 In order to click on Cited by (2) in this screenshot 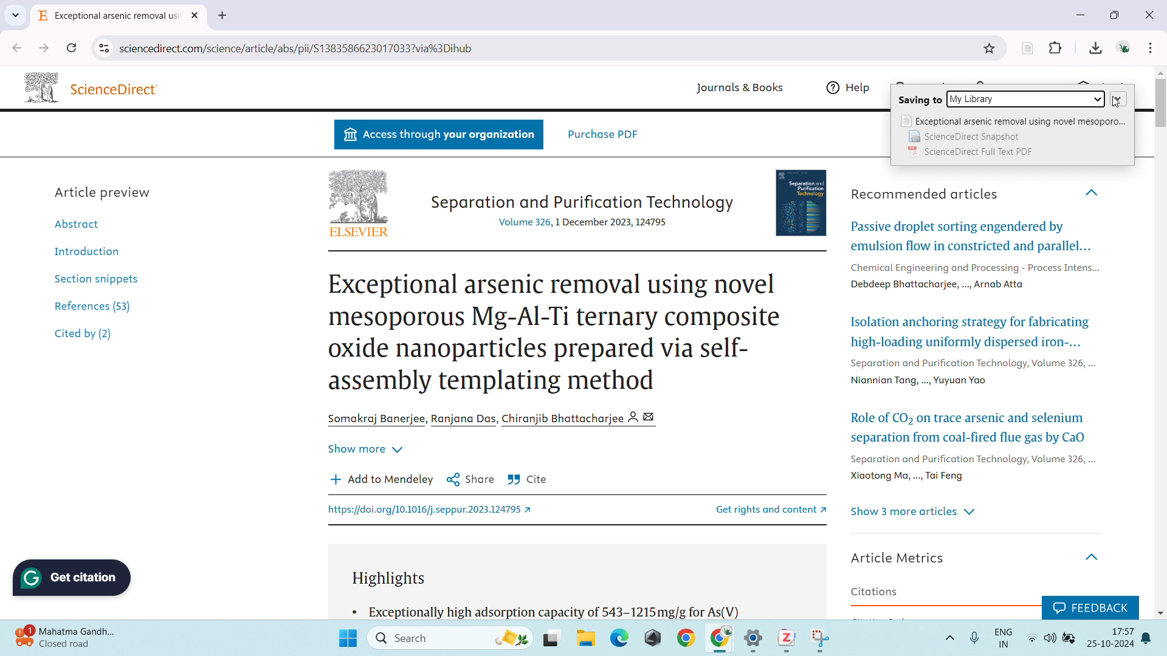, I will do `click(84, 335)`.